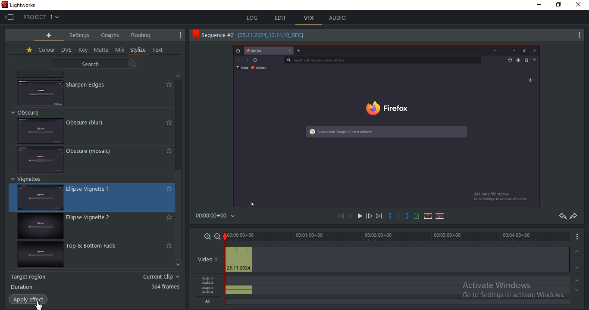  Describe the element at coordinates (31, 112) in the screenshot. I see `Obscure dropdown menu` at that location.